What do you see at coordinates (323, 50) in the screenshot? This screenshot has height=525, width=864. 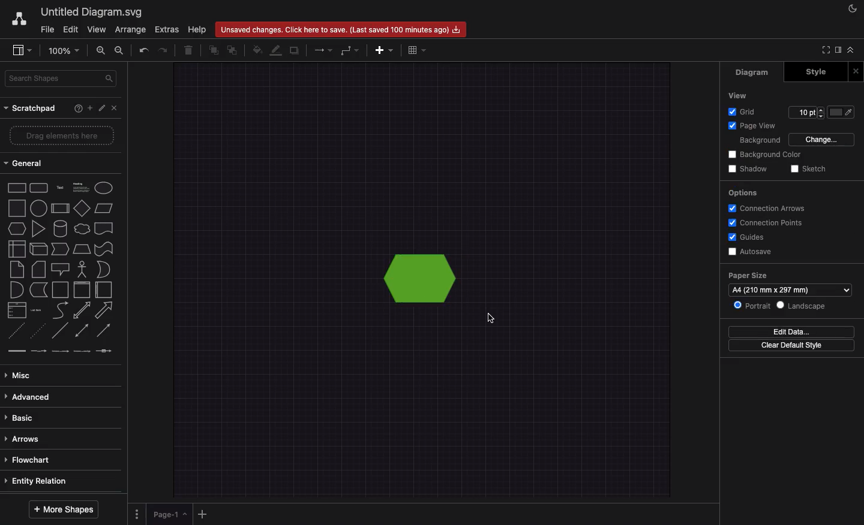 I see `Arrows` at bounding box center [323, 50].